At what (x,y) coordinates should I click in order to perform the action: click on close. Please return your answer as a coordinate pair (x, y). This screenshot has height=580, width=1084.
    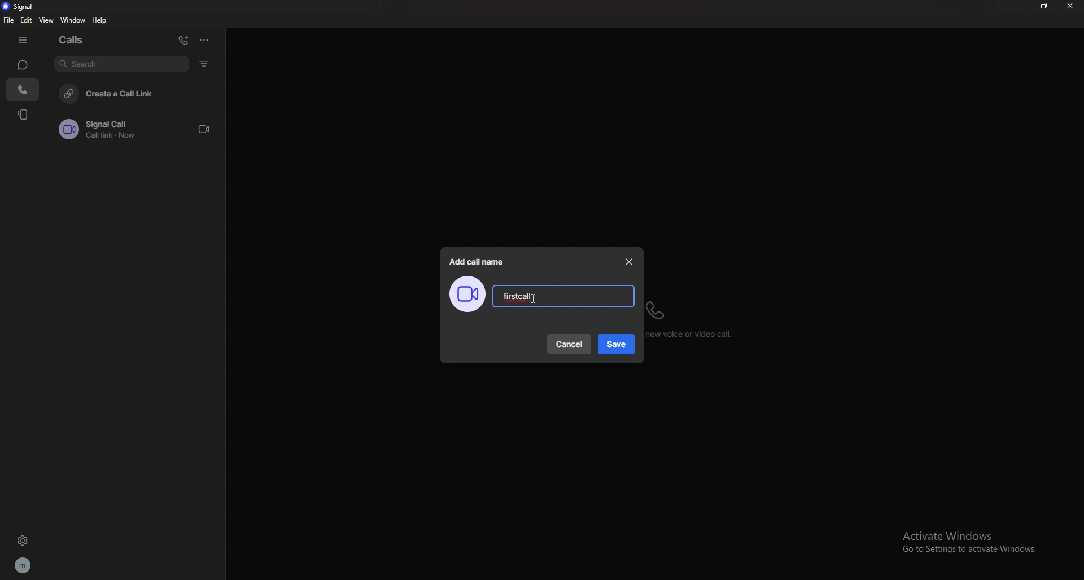
    Looking at the image, I should click on (630, 262).